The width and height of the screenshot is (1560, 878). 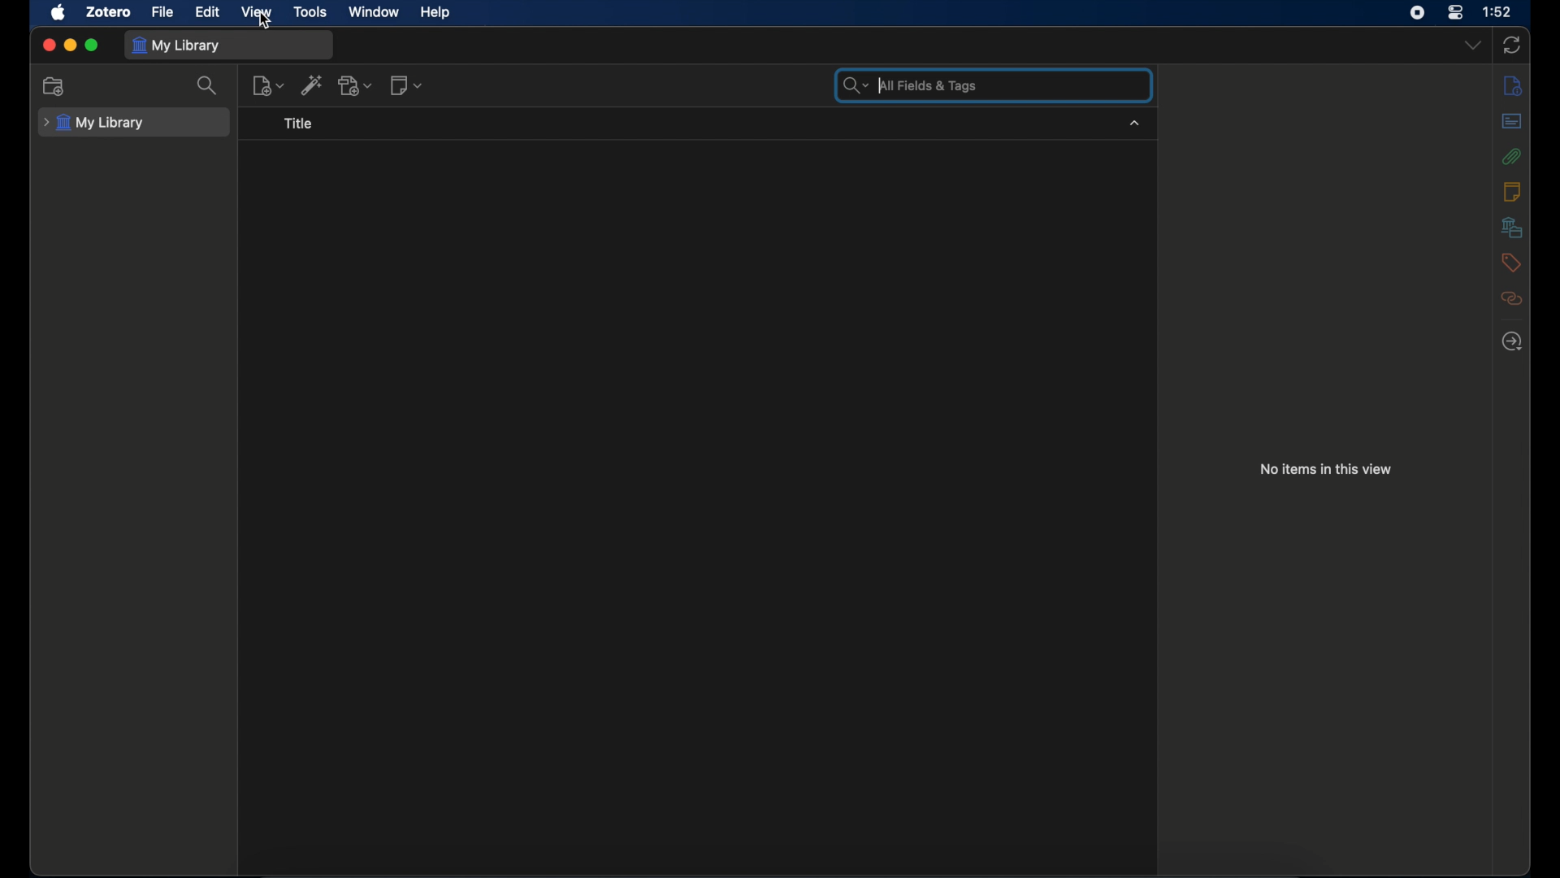 What do you see at coordinates (1513, 46) in the screenshot?
I see `sync` at bounding box center [1513, 46].